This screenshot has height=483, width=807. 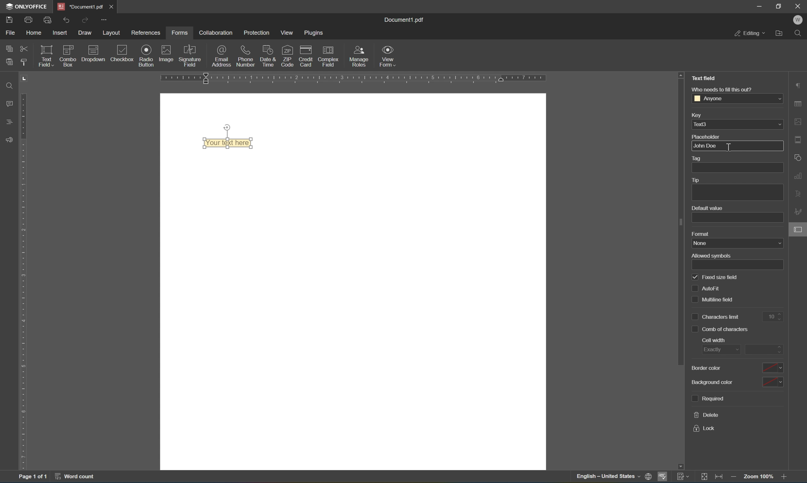 I want to click on fit to slide, so click(x=705, y=477).